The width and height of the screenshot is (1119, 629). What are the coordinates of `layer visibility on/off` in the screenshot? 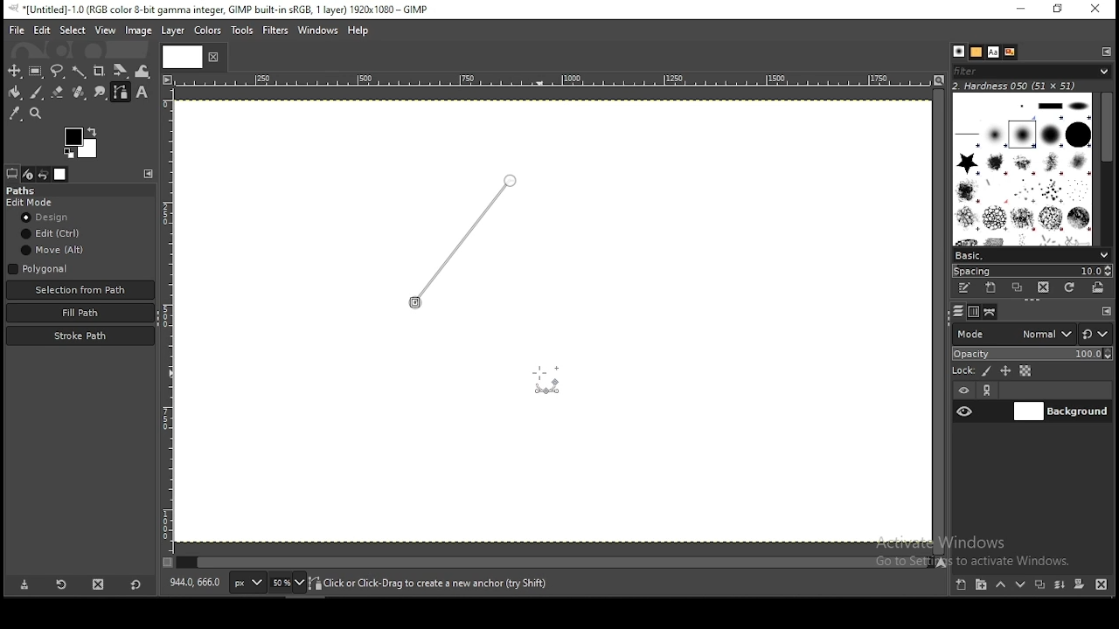 It's located at (965, 411).